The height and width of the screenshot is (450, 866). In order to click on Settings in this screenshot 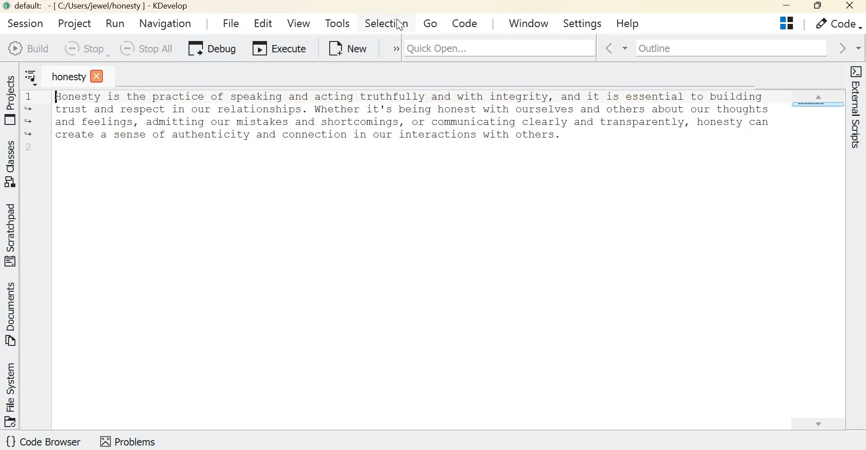, I will do `click(583, 23)`.